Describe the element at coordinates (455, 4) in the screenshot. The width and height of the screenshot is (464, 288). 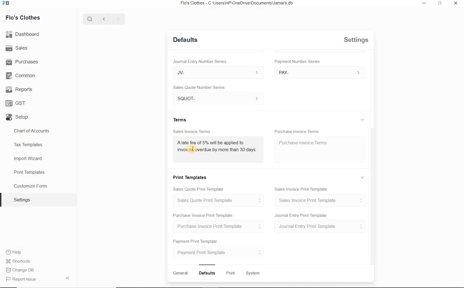
I see `Close` at that location.